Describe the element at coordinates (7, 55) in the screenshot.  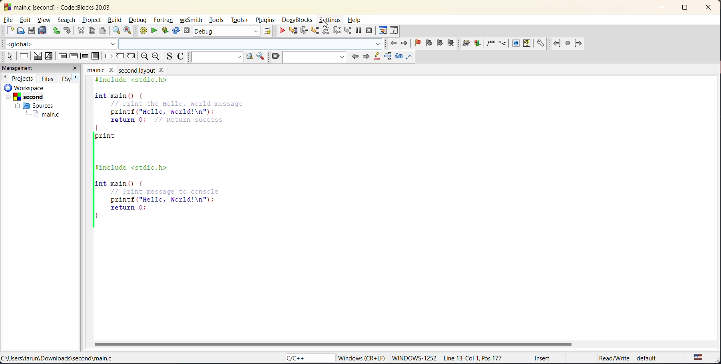
I see `select` at that location.